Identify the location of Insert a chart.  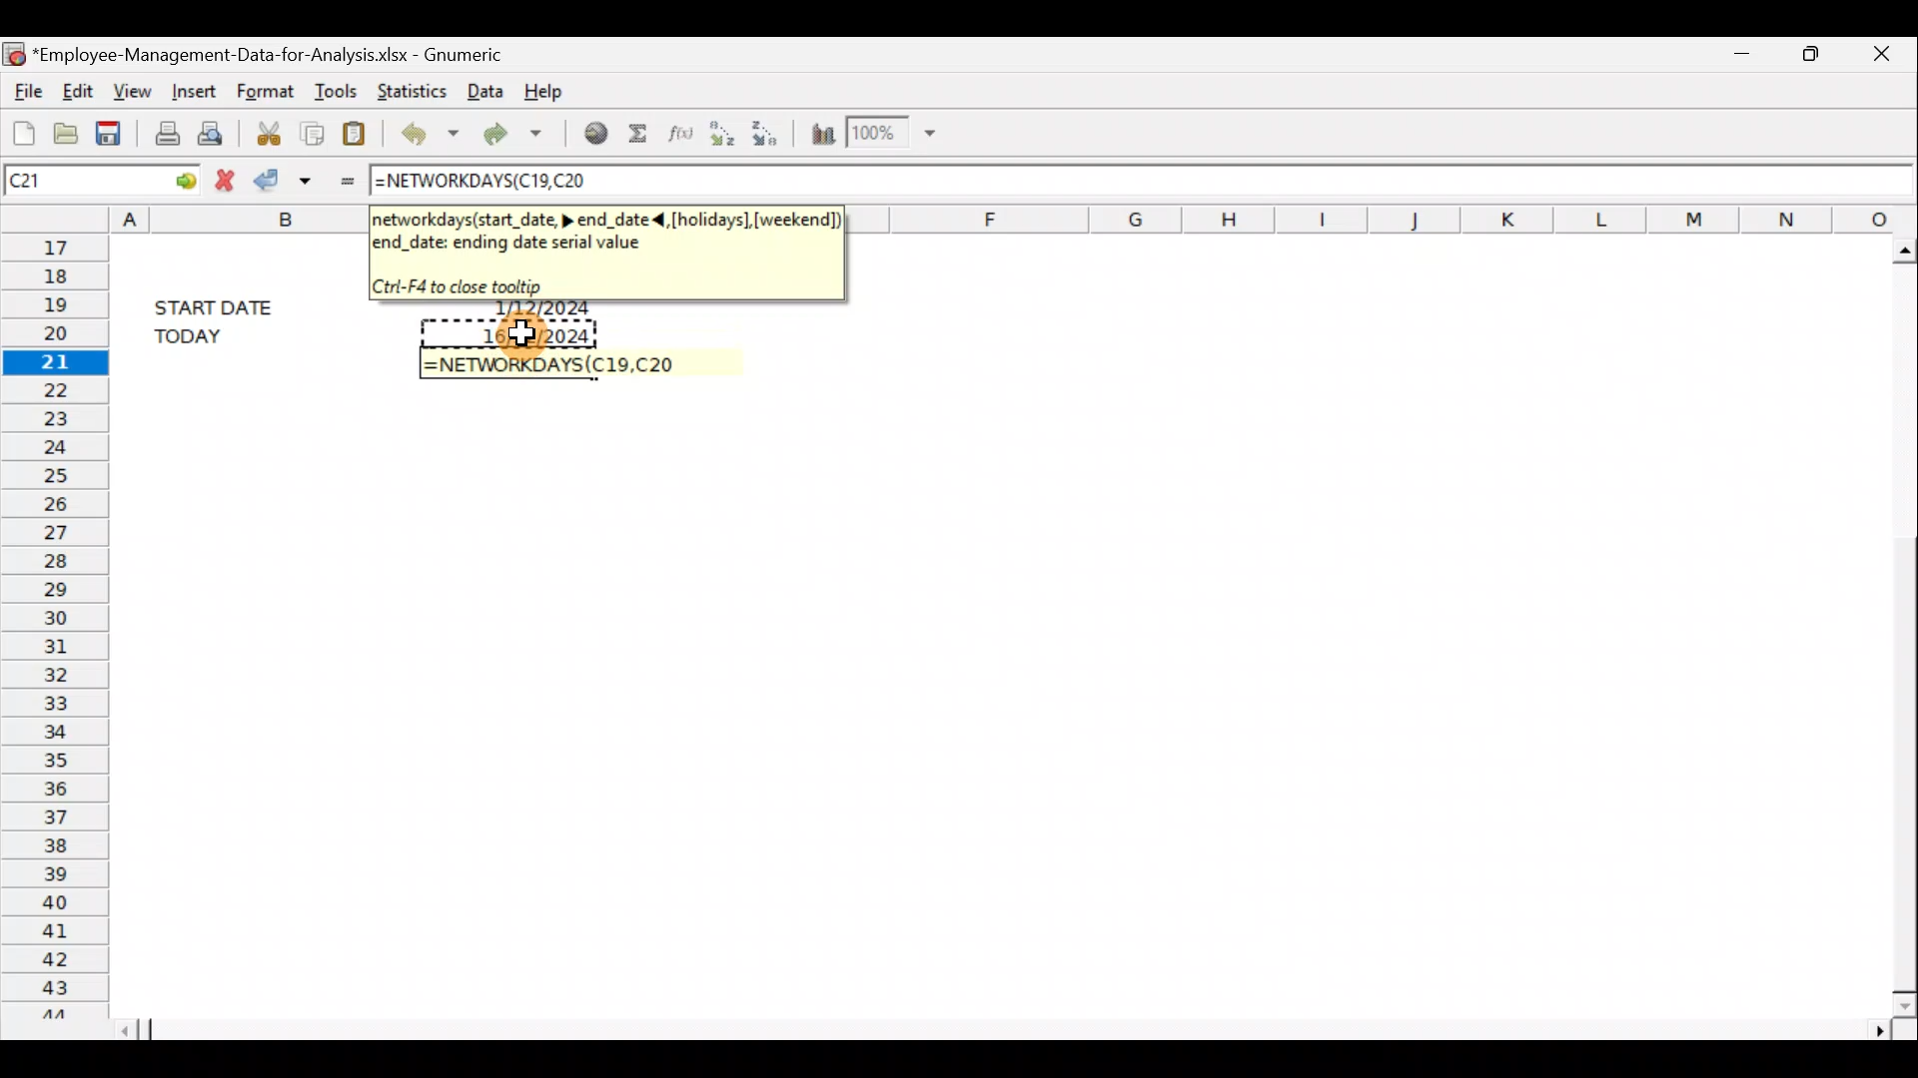
(821, 130).